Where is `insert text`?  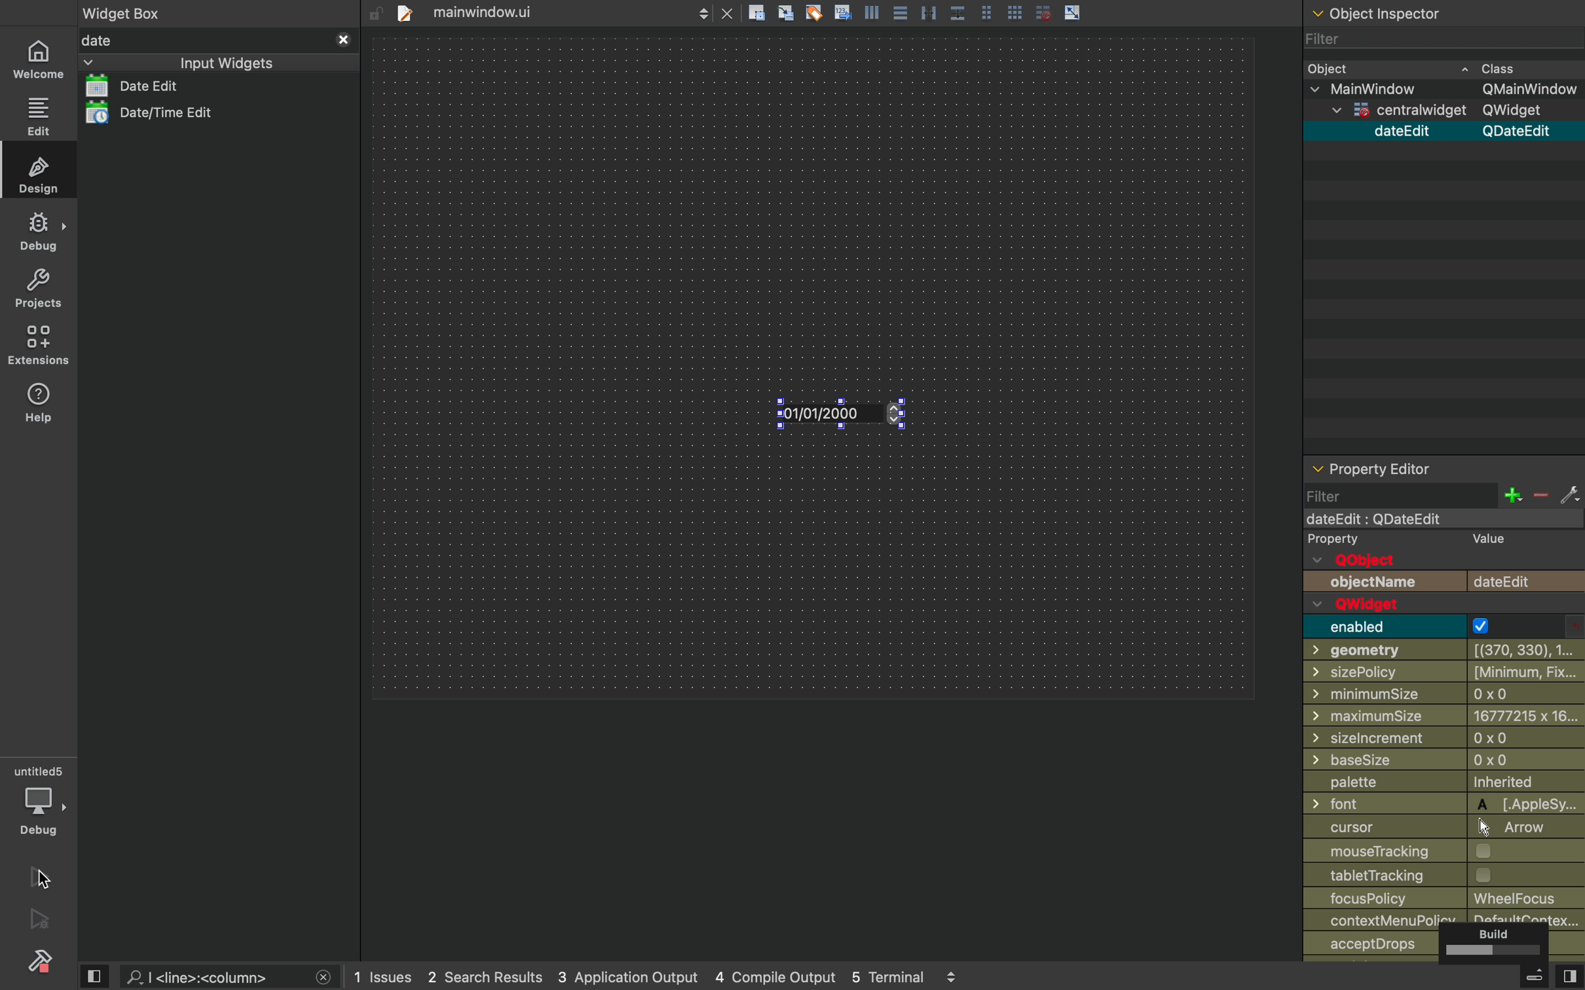
insert text is located at coordinates (842, 11).